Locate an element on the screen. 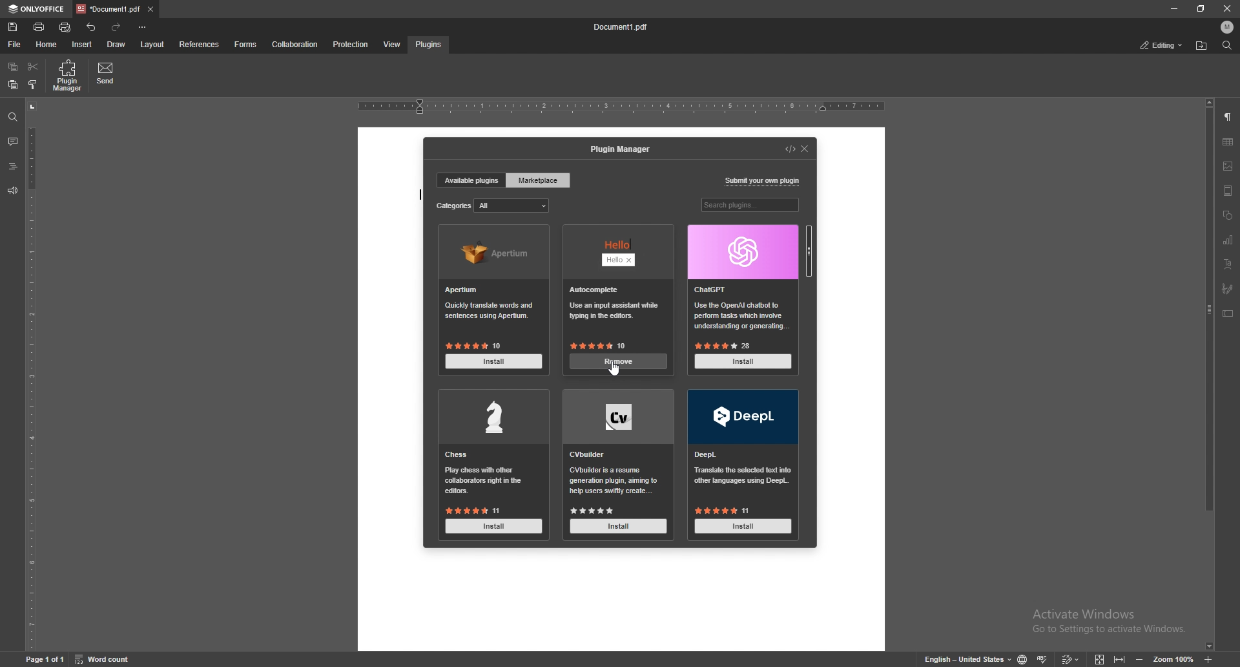  developer mode is located at coordinates (788, 149).